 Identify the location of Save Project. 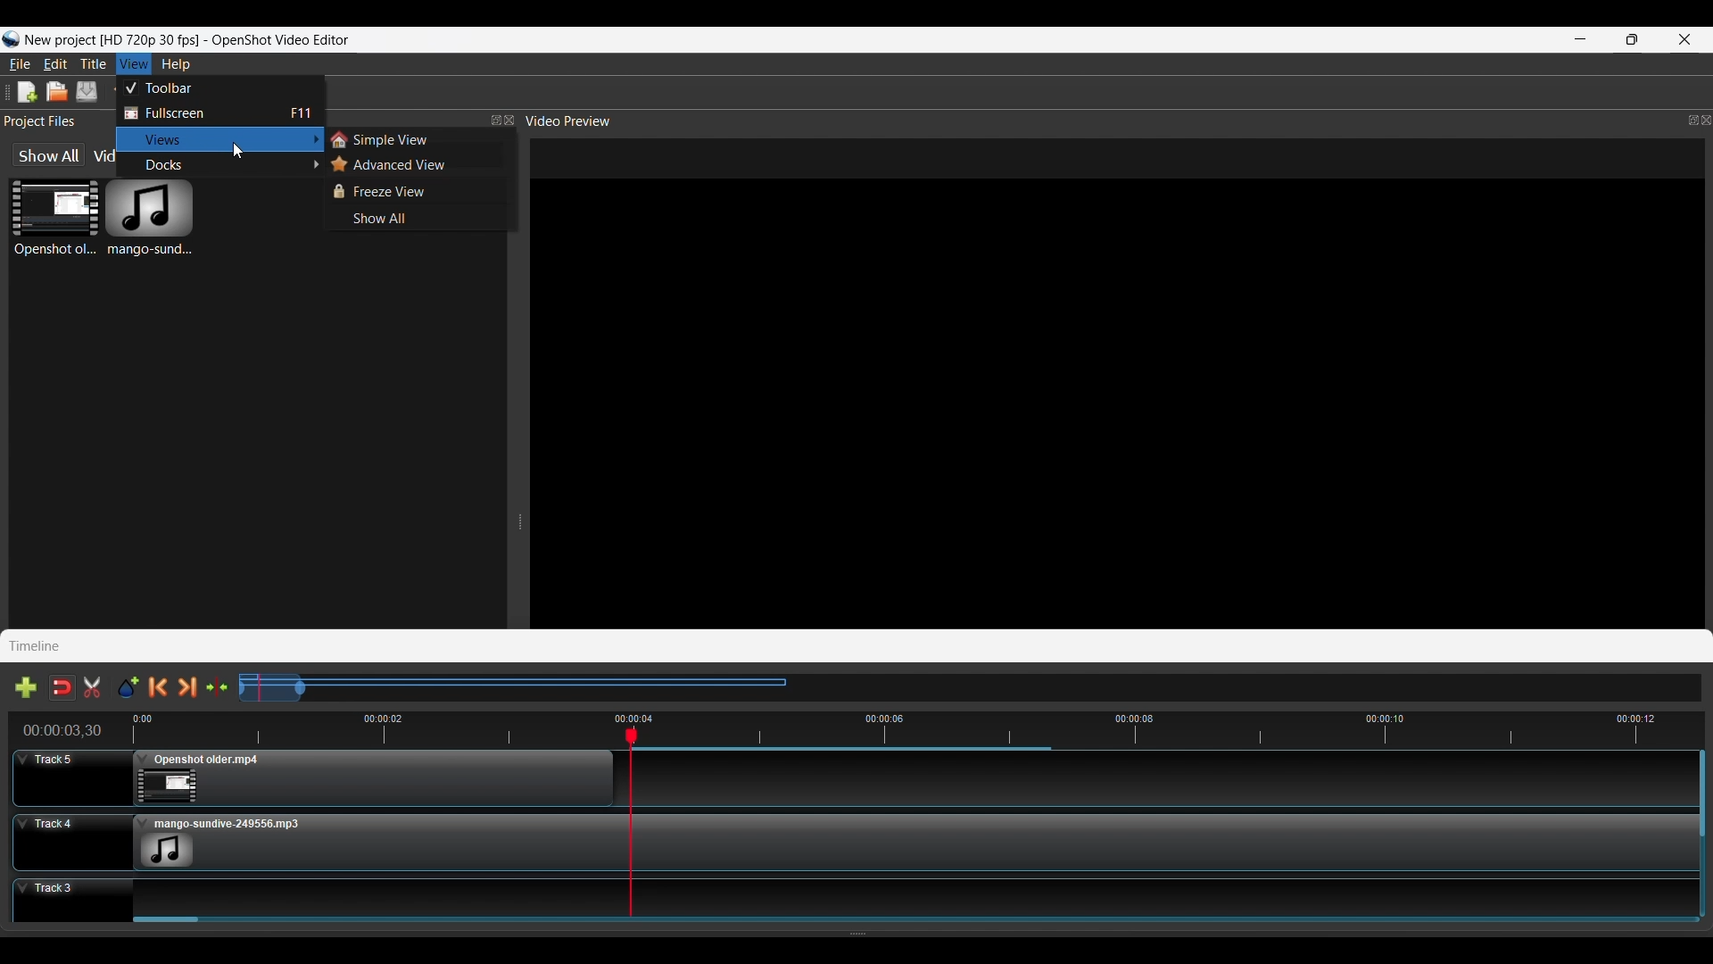
(87, 92).